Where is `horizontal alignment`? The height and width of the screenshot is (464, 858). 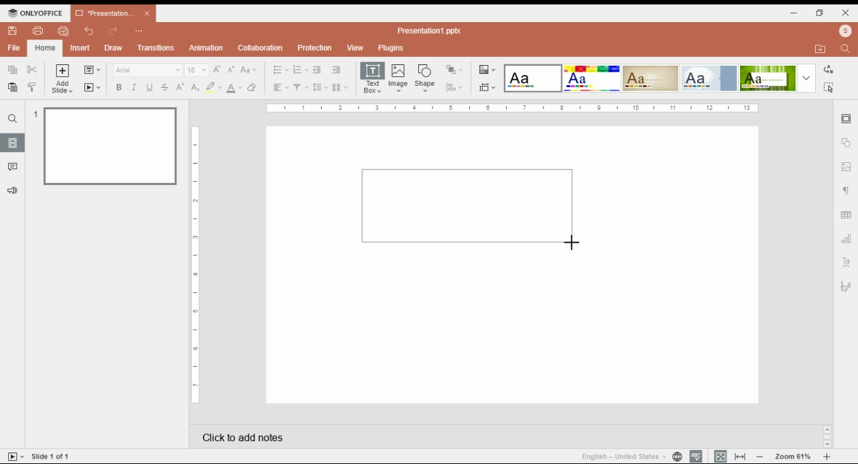
horizontal alignment is located at coordinates (280, 88).